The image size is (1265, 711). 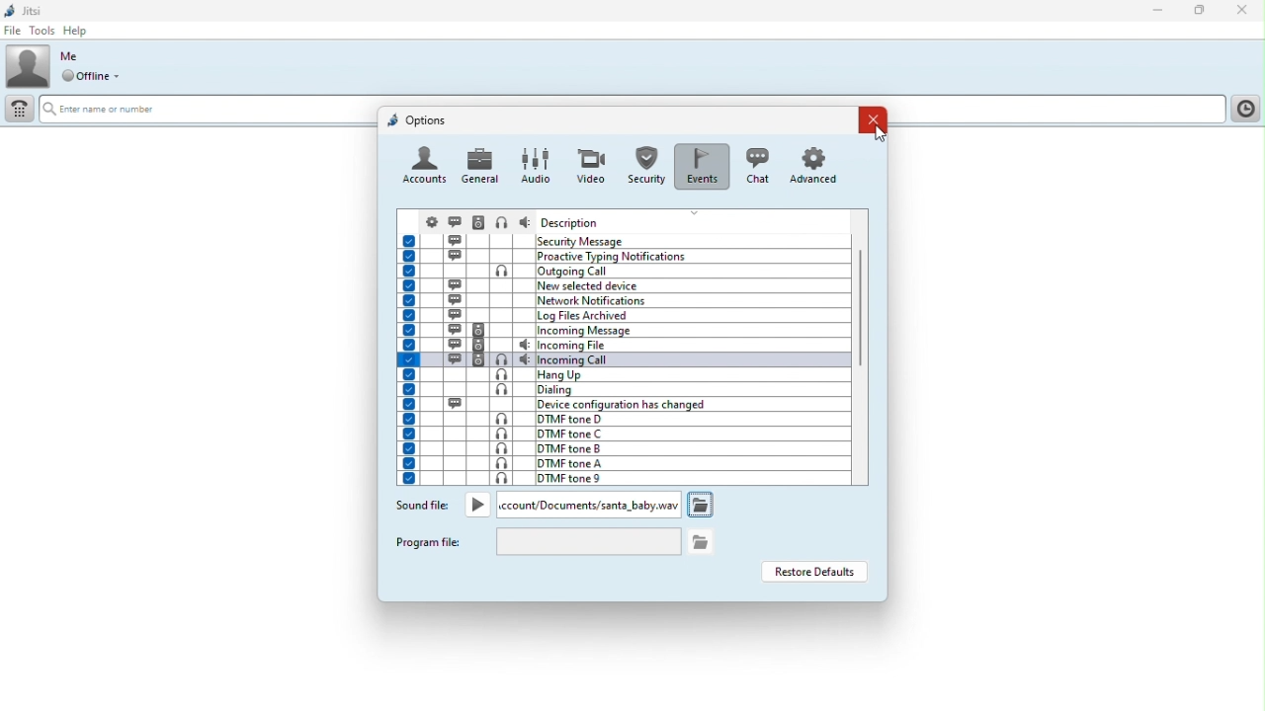 I want to click on cursor, so click(x=879, y=137).